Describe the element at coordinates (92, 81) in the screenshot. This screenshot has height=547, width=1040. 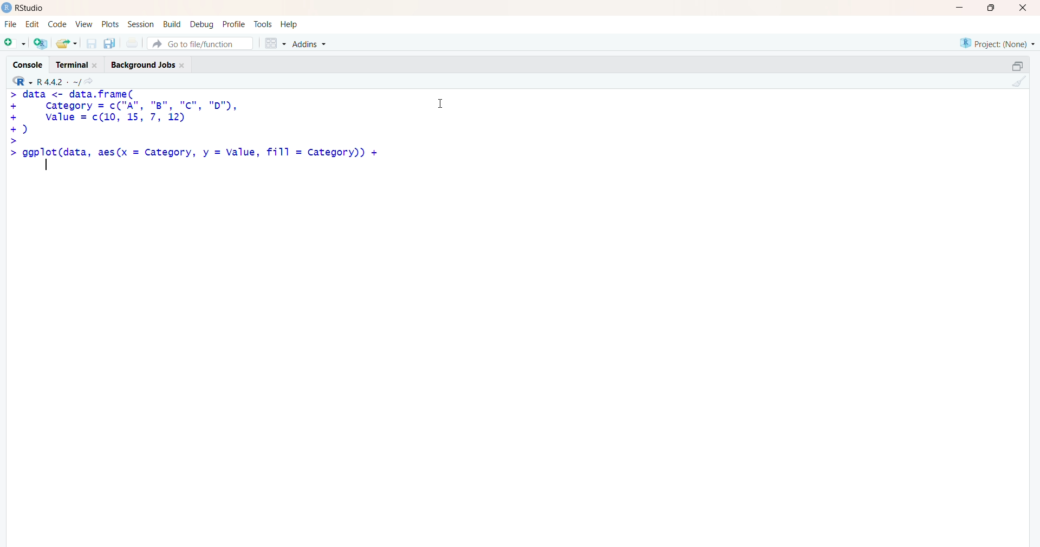
I see `go to directiory` at that location.